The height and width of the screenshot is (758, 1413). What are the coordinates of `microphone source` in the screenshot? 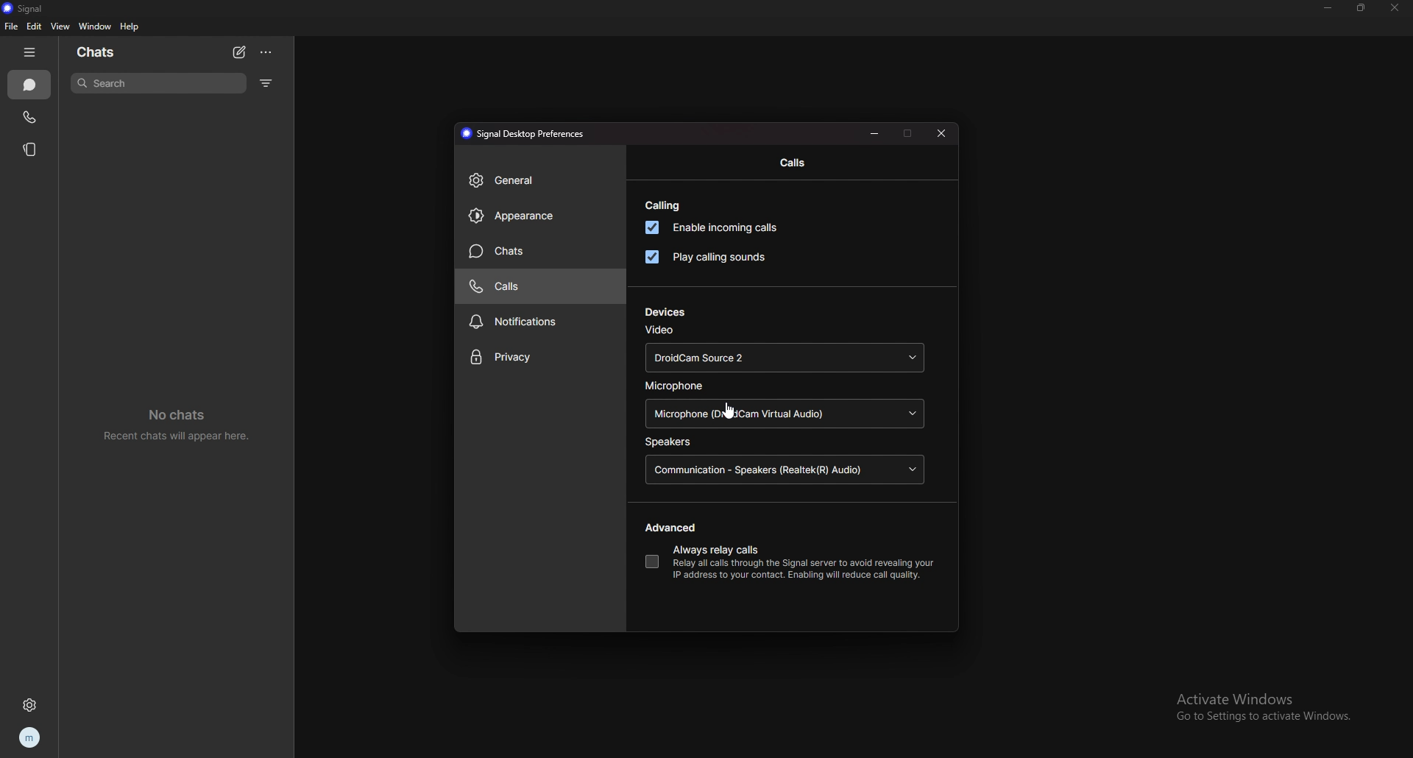 It's located at (785, 414).